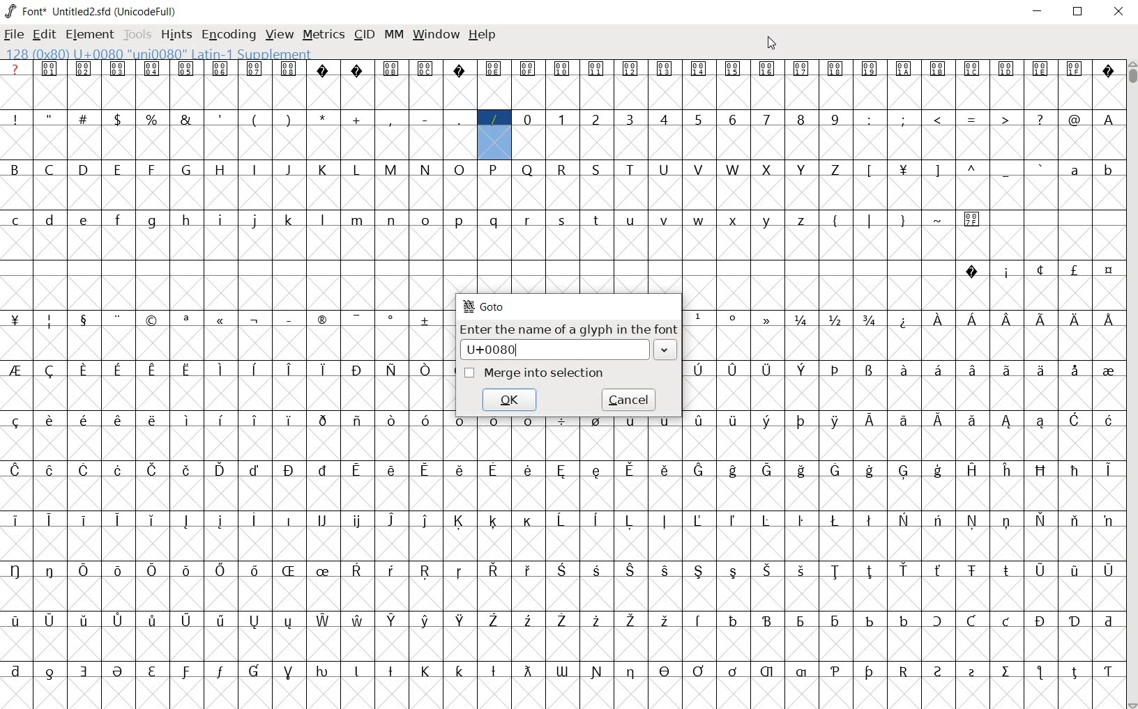  Describe the element at coordinates (663, 118) in the screenshot. I see `glyph` at that location.